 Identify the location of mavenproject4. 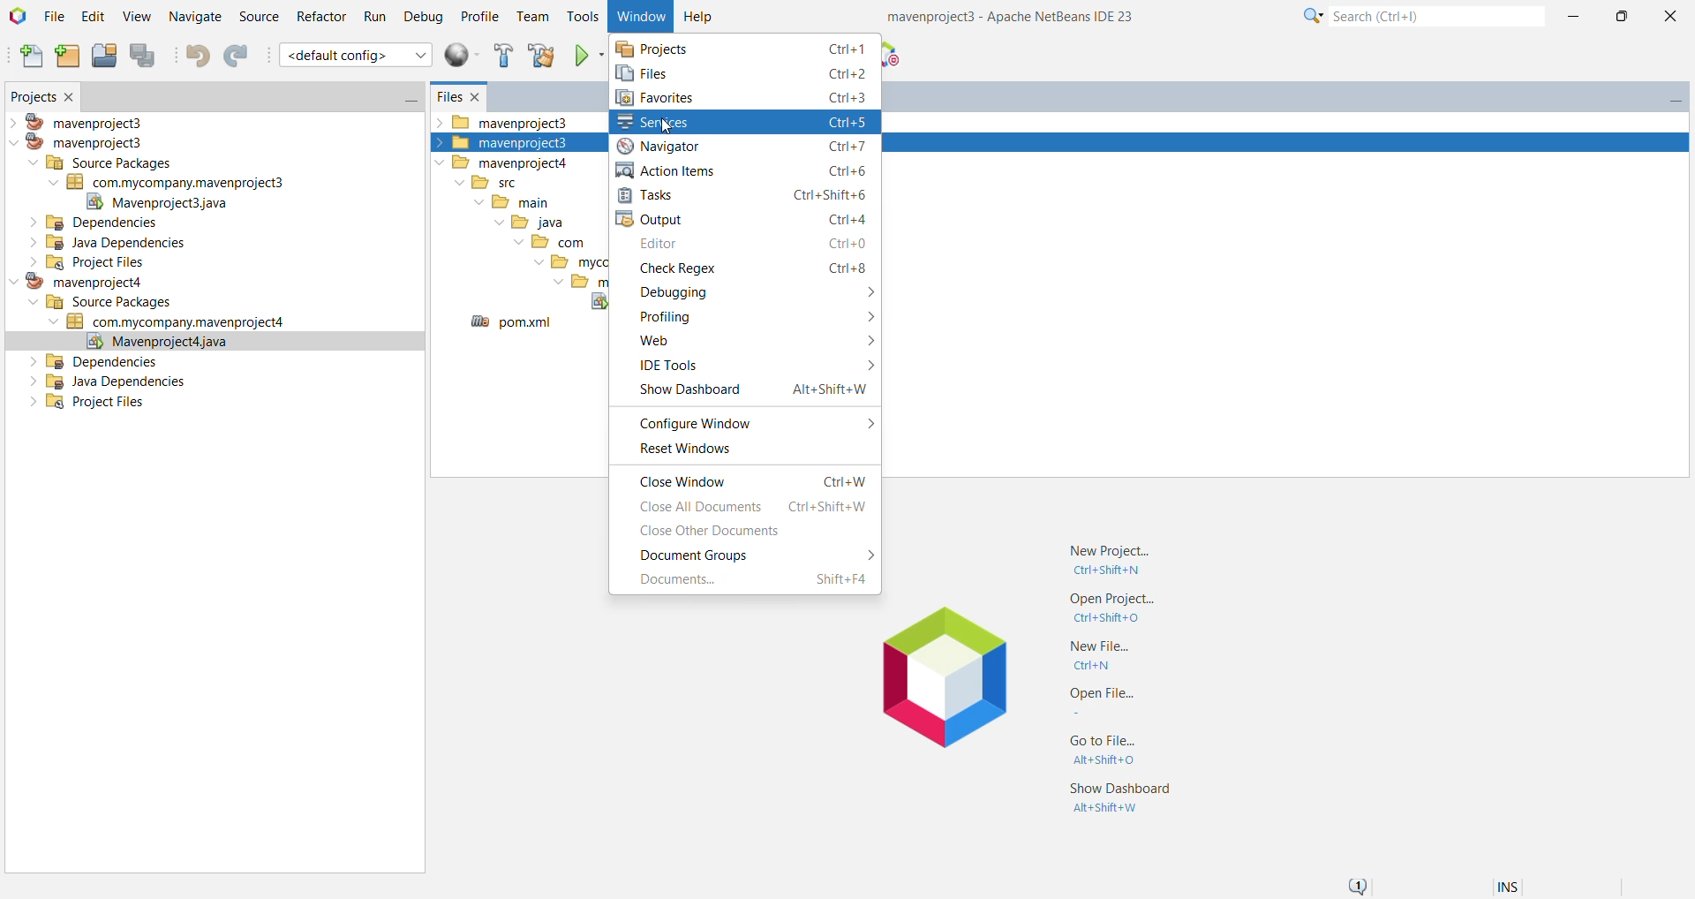
(501, 163).